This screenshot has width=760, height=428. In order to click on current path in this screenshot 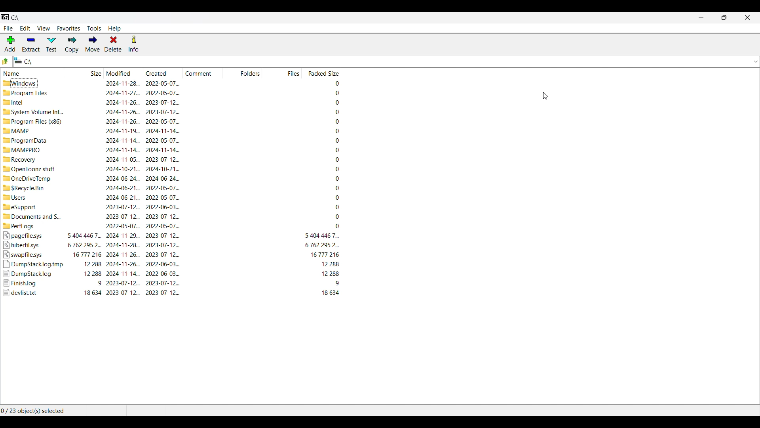, I will do `click(19, 18)`.